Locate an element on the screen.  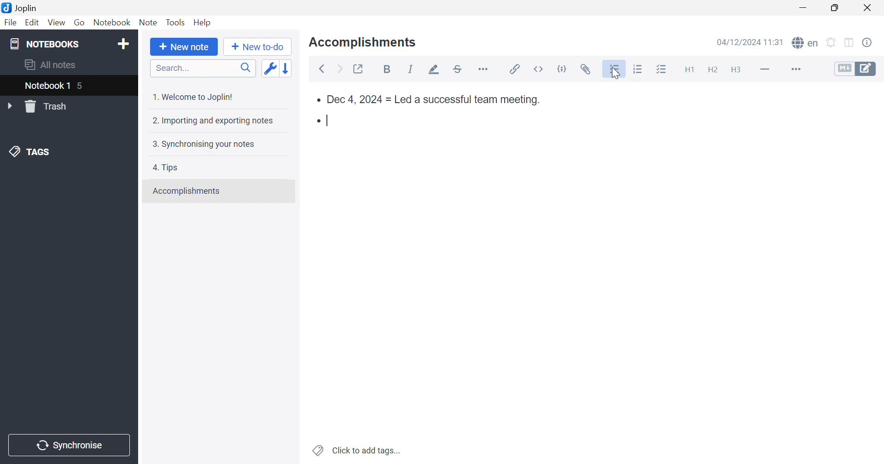
Horizontal line is located at coordinates (767, 70).